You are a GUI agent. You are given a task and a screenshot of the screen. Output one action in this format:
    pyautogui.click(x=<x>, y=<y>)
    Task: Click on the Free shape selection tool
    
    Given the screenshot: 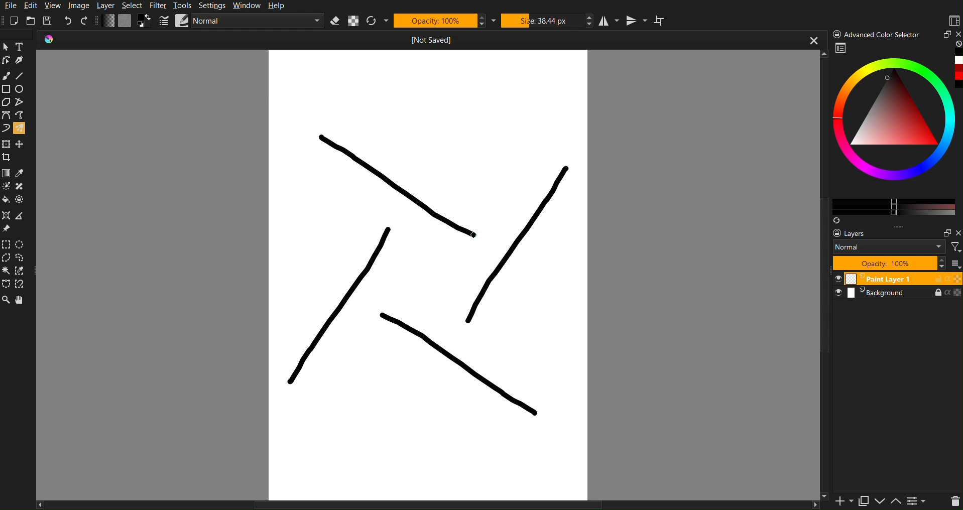 What is the action you would take?
    pyautogui.click(x=24, y=258)
    